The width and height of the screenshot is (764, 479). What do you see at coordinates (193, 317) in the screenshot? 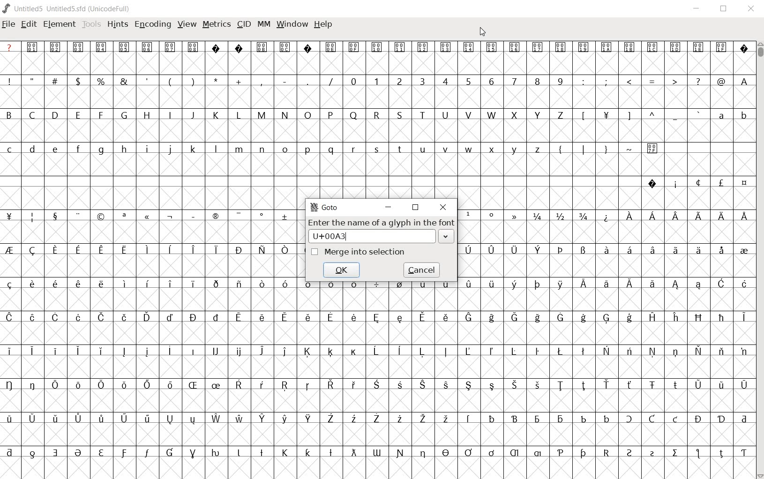
I see `Symbol` at bounding box center [193, 317].